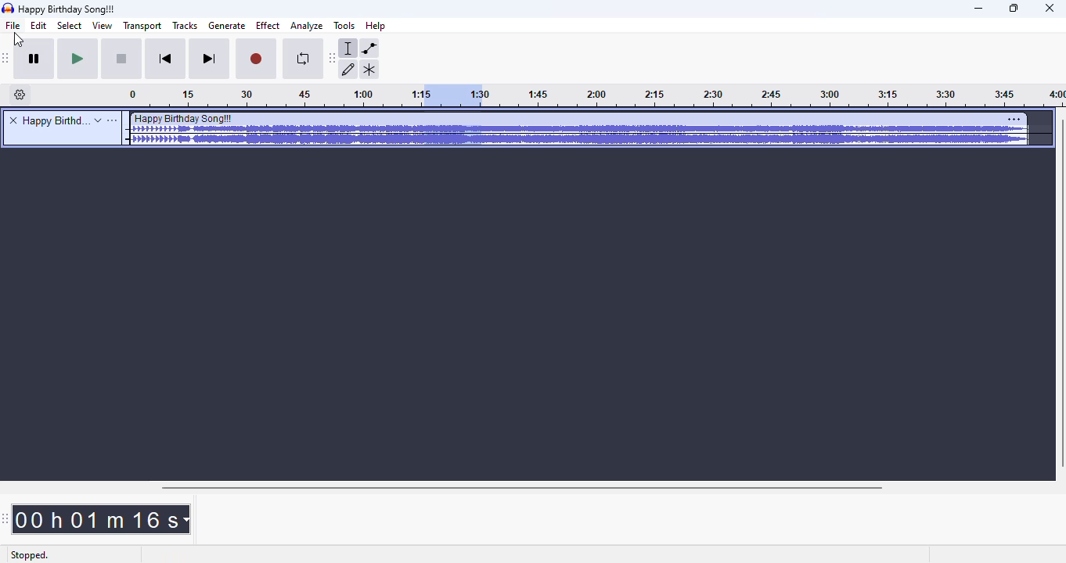 The image size is (1066, 563). Describe the element at coordinates (450, 95) in the screenshot. I see `selected audio` at that location.